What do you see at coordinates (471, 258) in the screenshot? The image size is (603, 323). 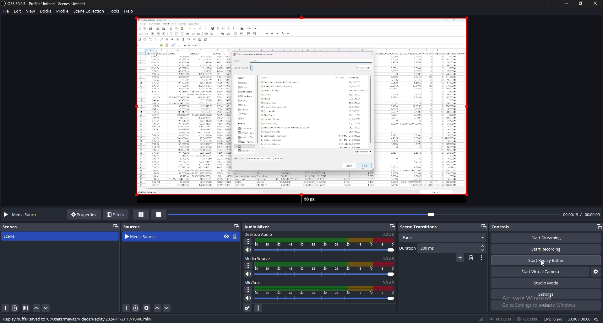 I see `delete transition` at bounding box center [471, 258].